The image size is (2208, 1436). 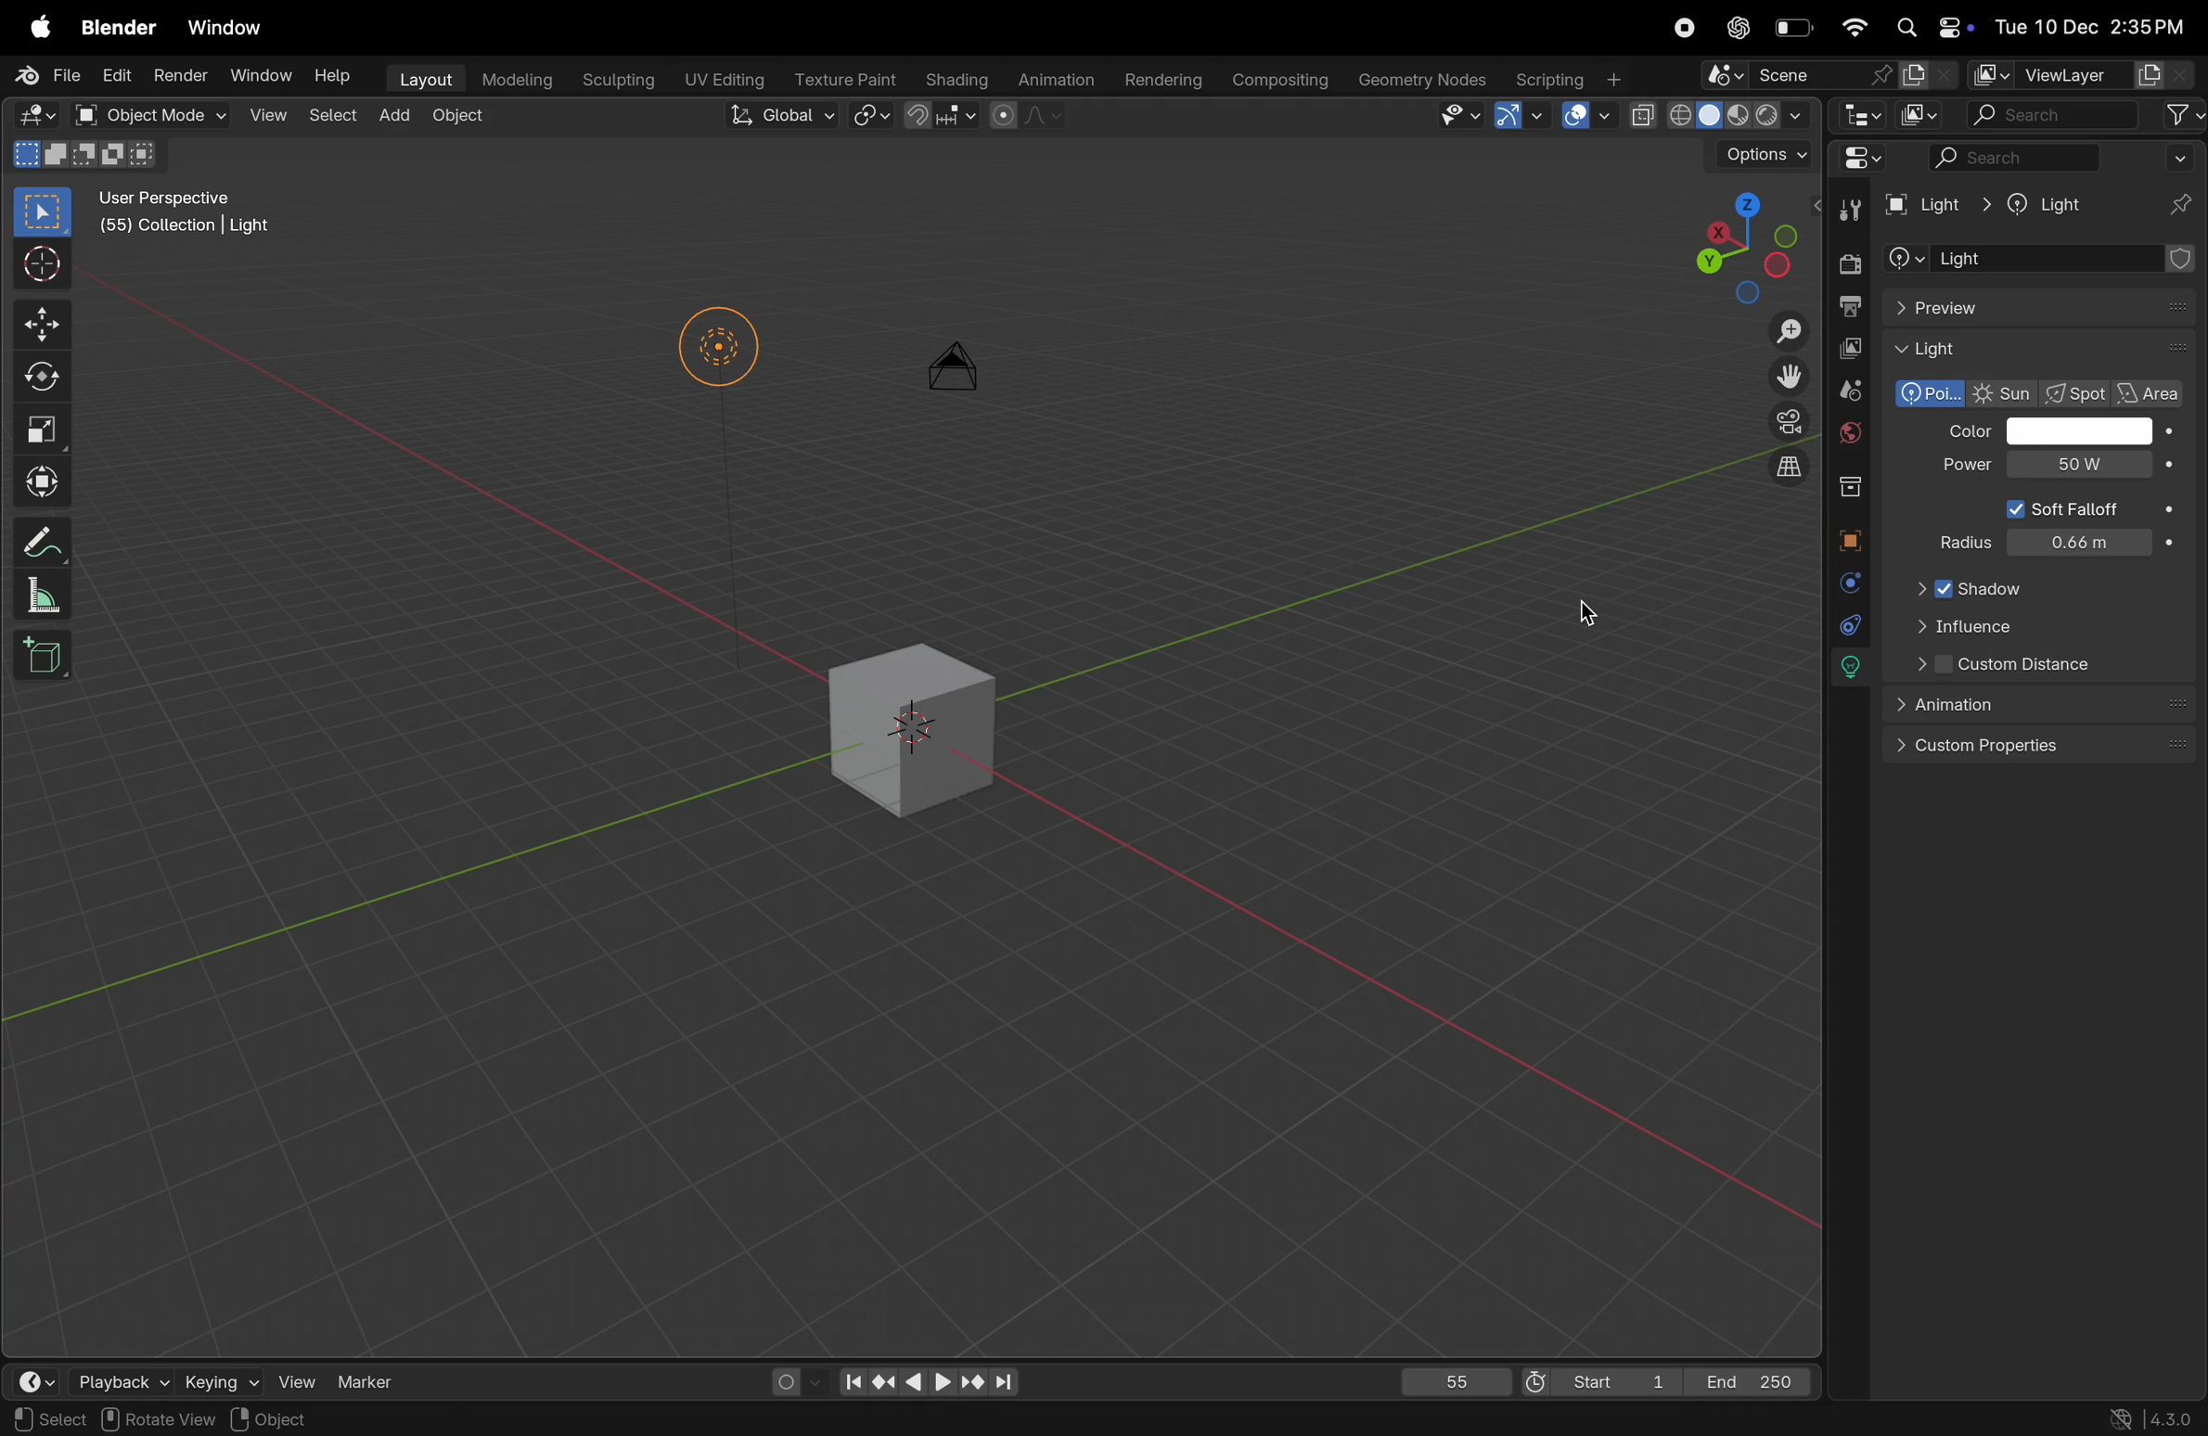 What do you see at coordinates (2006, 395) in the screenshot?
I see `Sun` at bounding box center [2006, 395].